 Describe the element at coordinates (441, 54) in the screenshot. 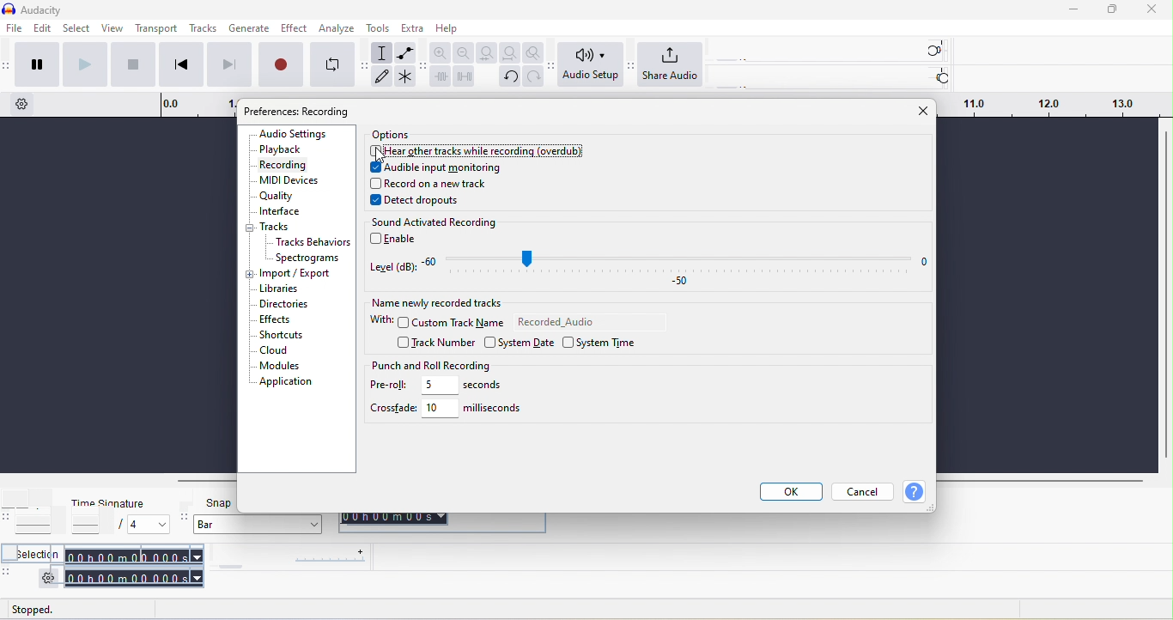

I see `zoom in` at that location.